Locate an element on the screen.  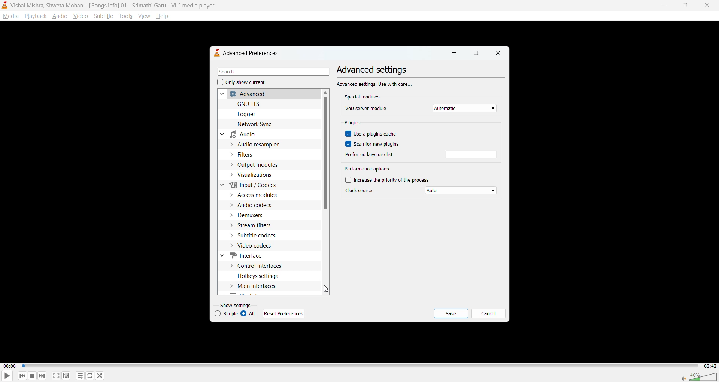
vertical scroll bar is located at coordinates (324, 154).